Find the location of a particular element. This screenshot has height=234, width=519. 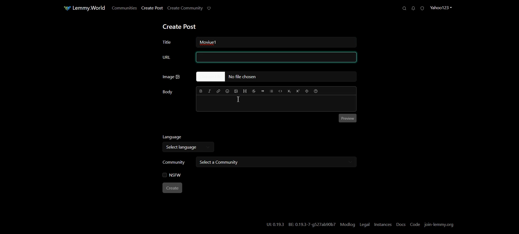

Create Post is located at coordinates (152, 8).